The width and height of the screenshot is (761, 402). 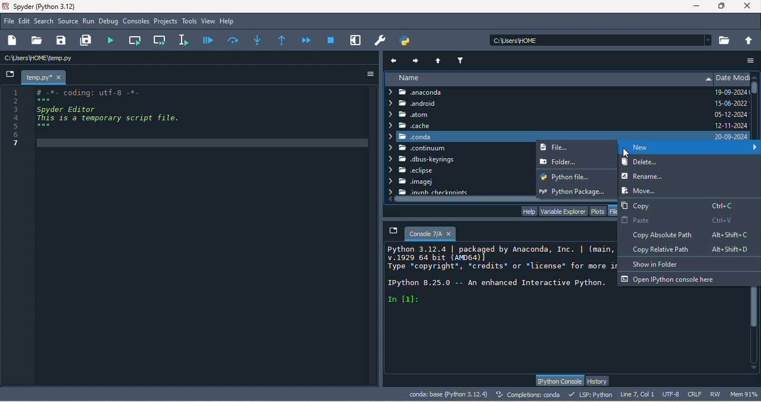 I want to click on save, so click(x=62, y=41).